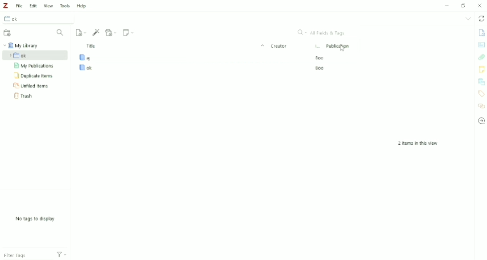 The width and height of the screenshot is (487, 260). What do you see at coordinates (49, 6) in the screenshot?
I see `View` at bounding box center [49, 6].